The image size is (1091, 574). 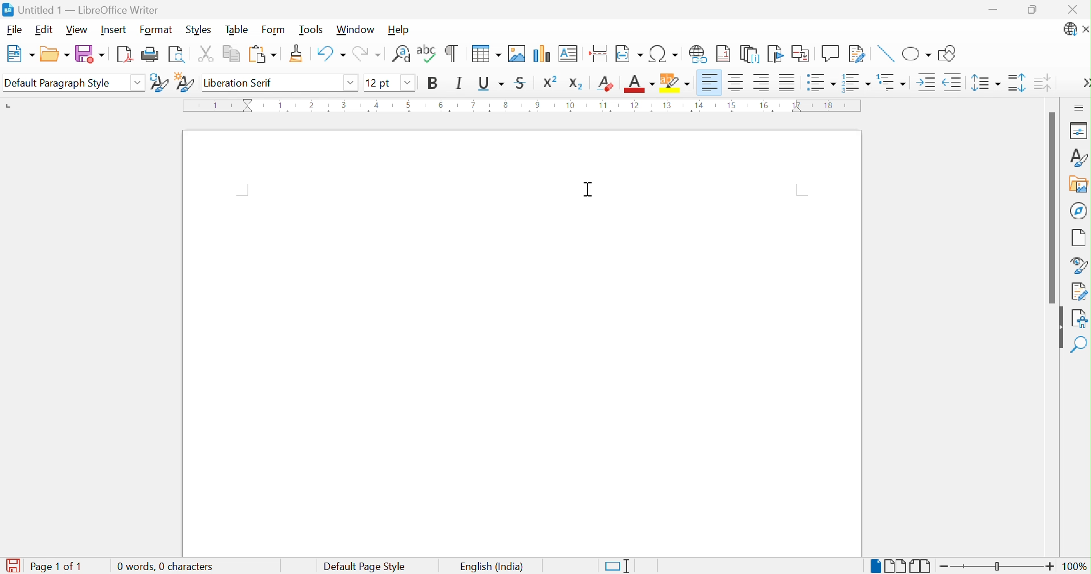 I want to click on Set line spacing, so click(x=986, y=84).